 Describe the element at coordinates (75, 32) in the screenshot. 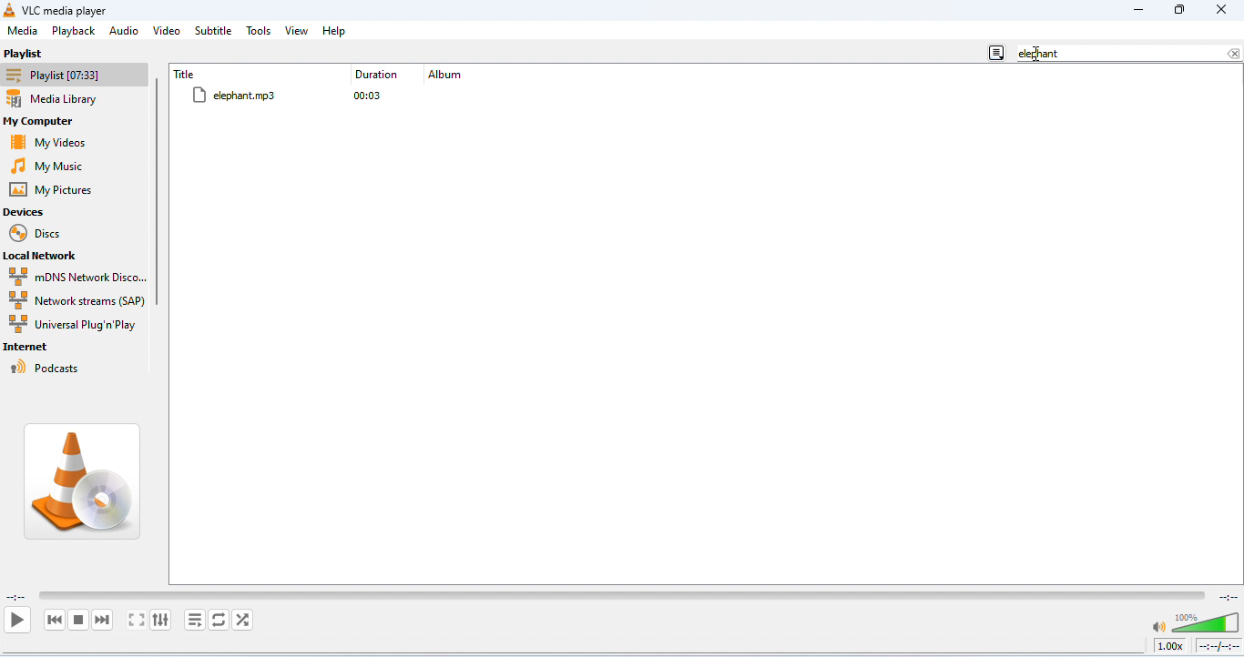

I see `playback` at that location.